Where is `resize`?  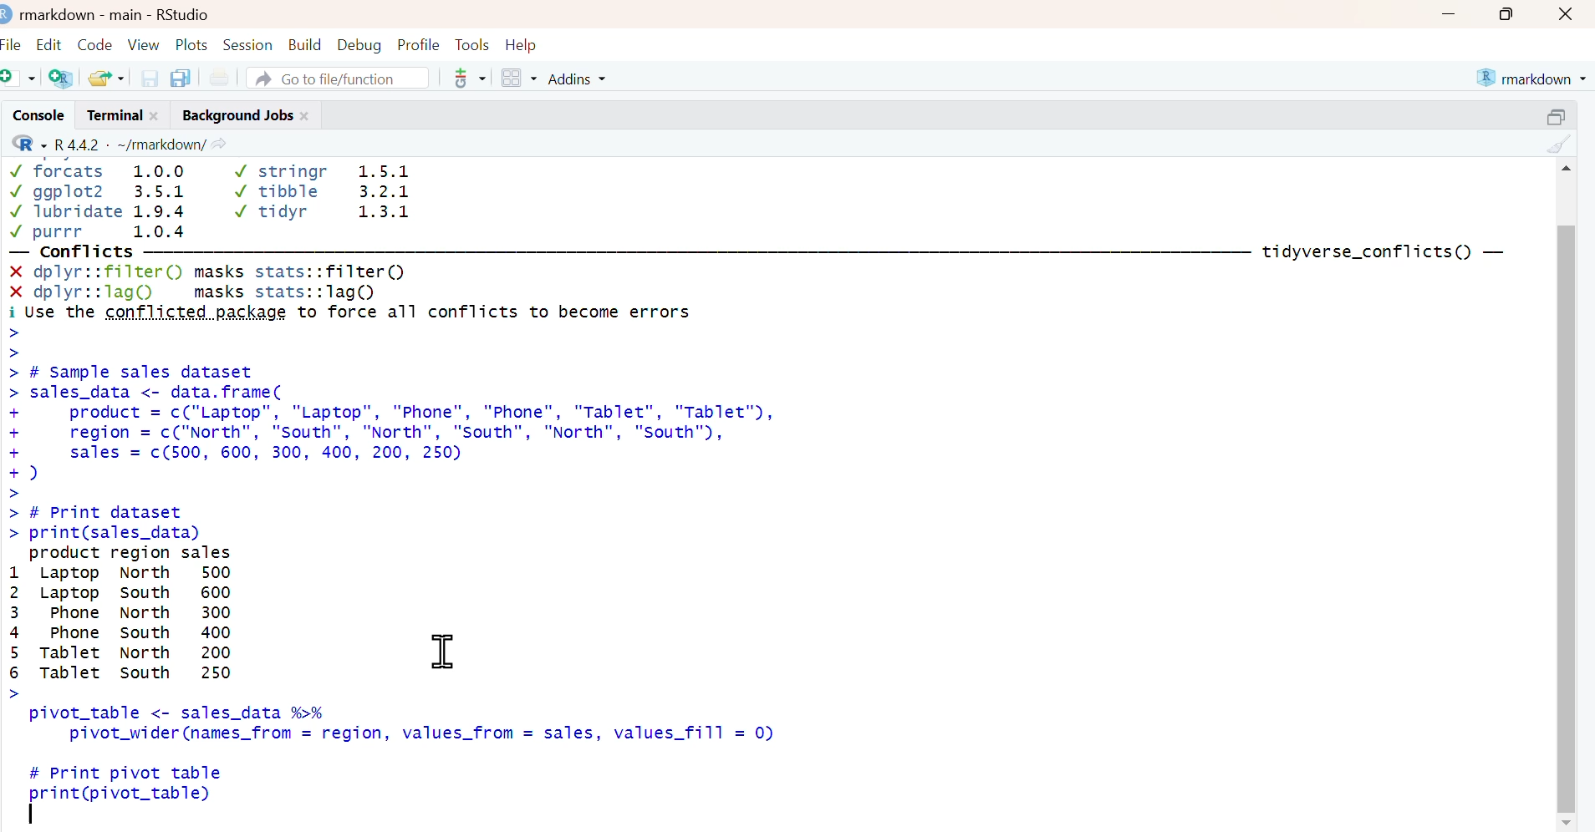
resize is located at coordinates (1561, 114).